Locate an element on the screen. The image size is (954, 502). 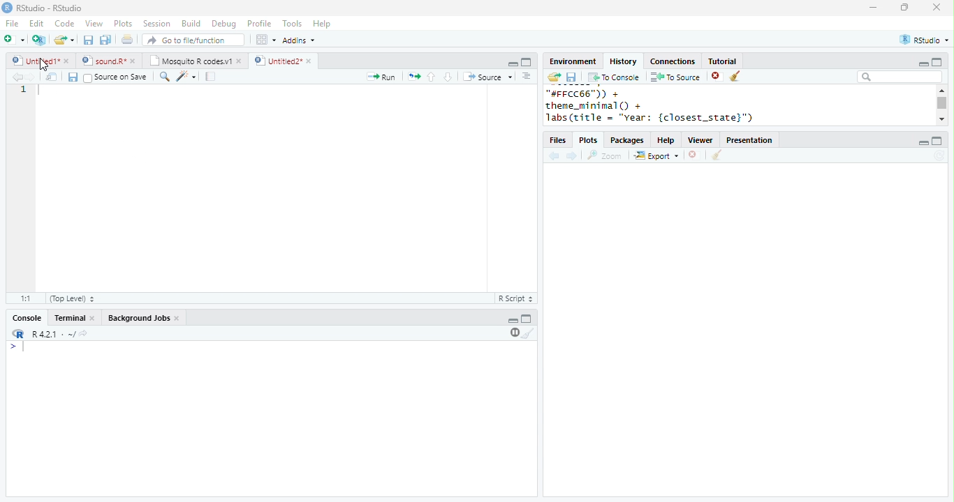
Tutorial is located at coordinates (723, 61).